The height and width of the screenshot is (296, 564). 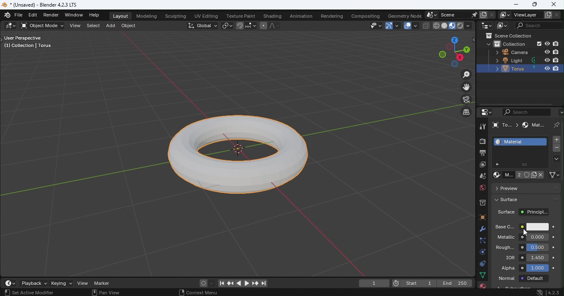 What do you see at coordinates (425, 26) in the screenshot?
I see `Toggle X-ray` at bounding box center [425, 26].